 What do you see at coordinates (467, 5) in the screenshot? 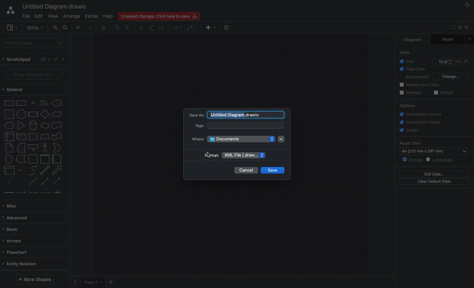
I see `Night mode` at bounding box center [467, 5].